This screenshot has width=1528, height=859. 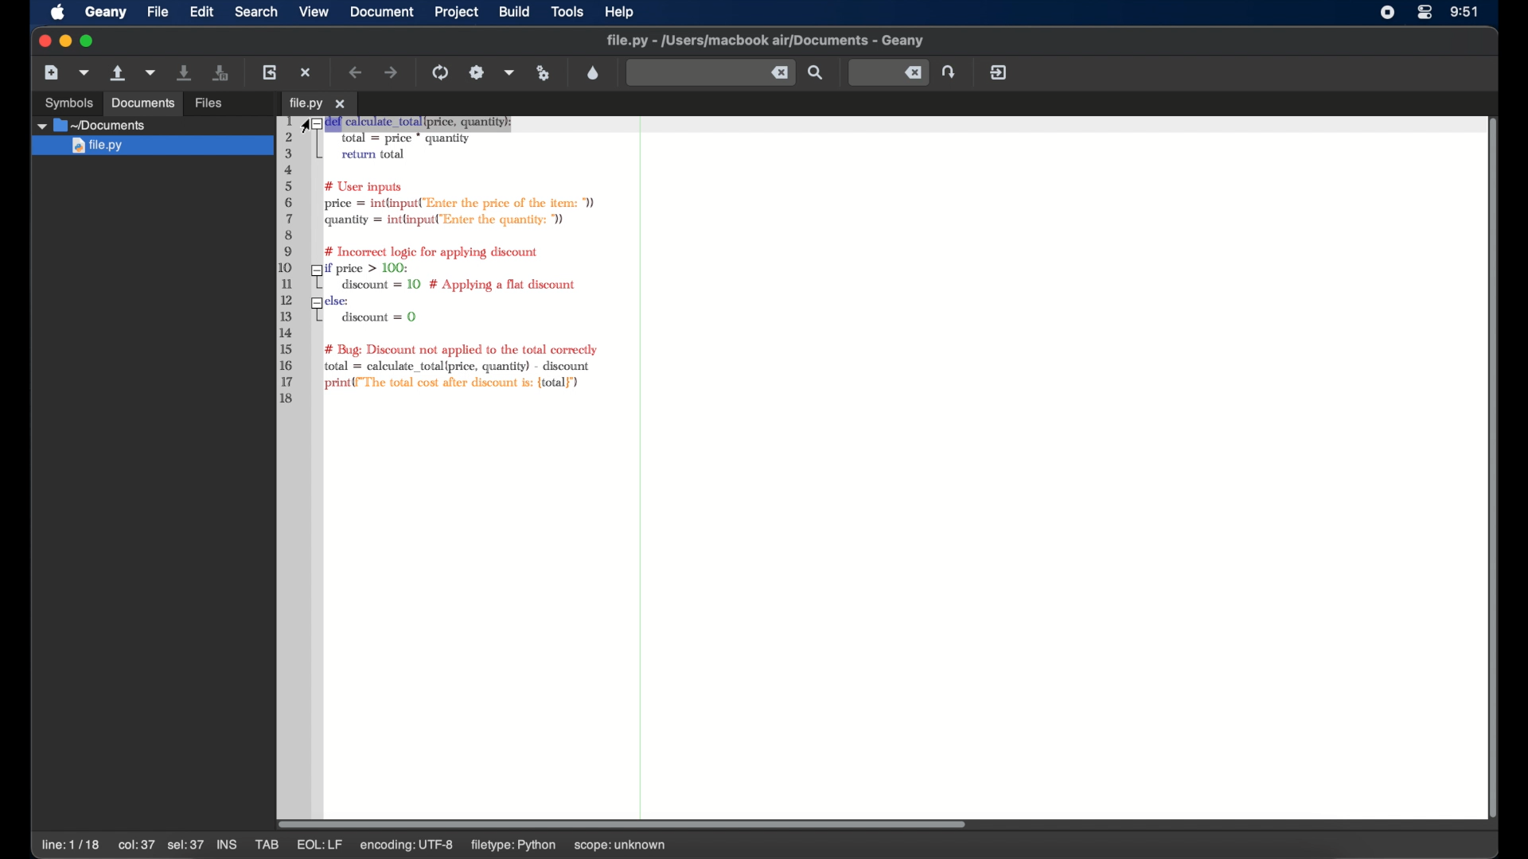 What do you see at coordinates (267, 844) in the screenshot?
I see `tab` at bounding box center [267, 844].